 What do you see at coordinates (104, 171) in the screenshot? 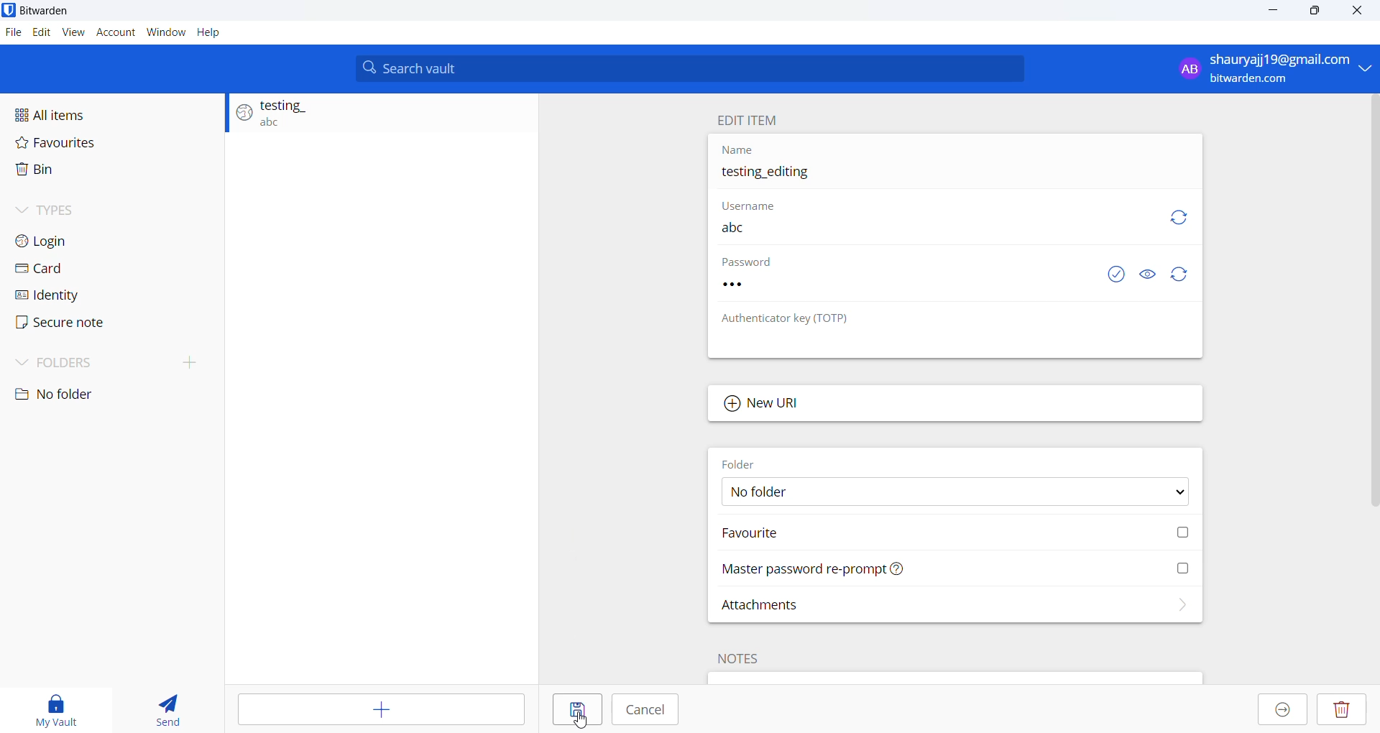
I see `Bin` at bounding box center [104, 171].